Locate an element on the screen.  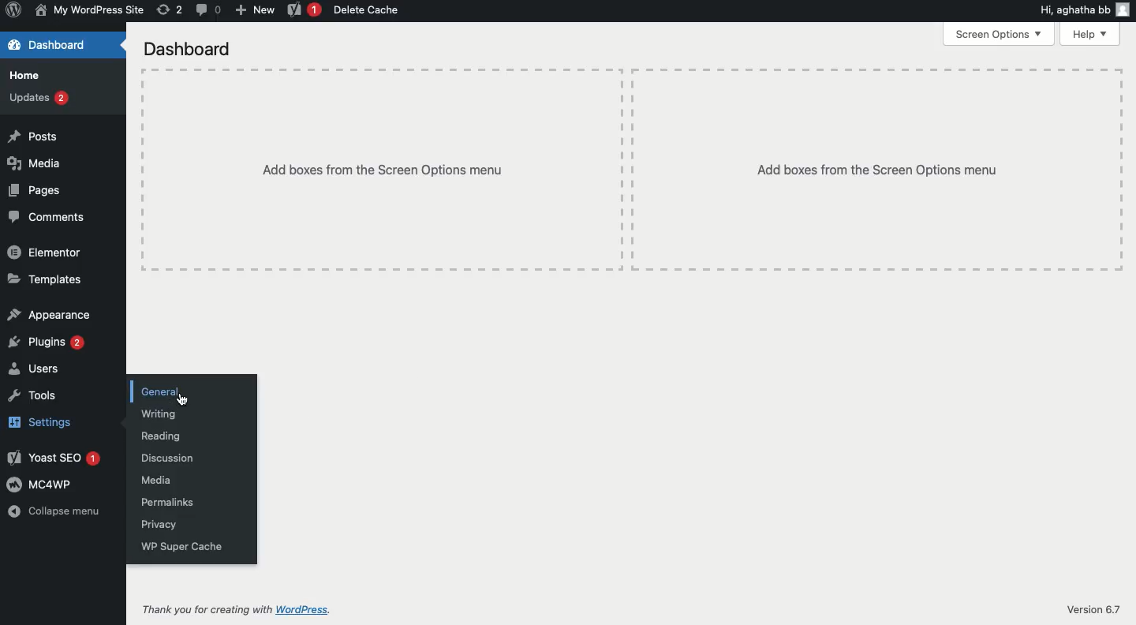
My wordpress Site is located at coordinates (88, 9).